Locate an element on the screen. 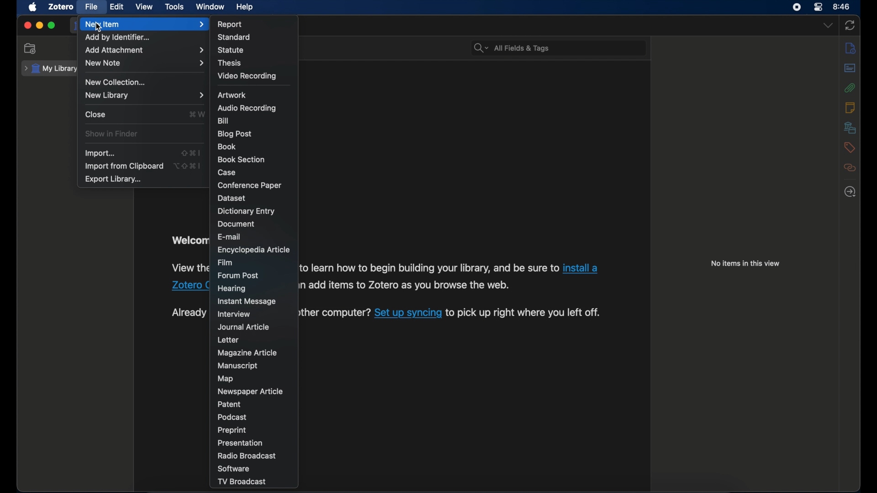 This screenshot has width=877, height=493. screen recorder is located at coordinates (797, 7).